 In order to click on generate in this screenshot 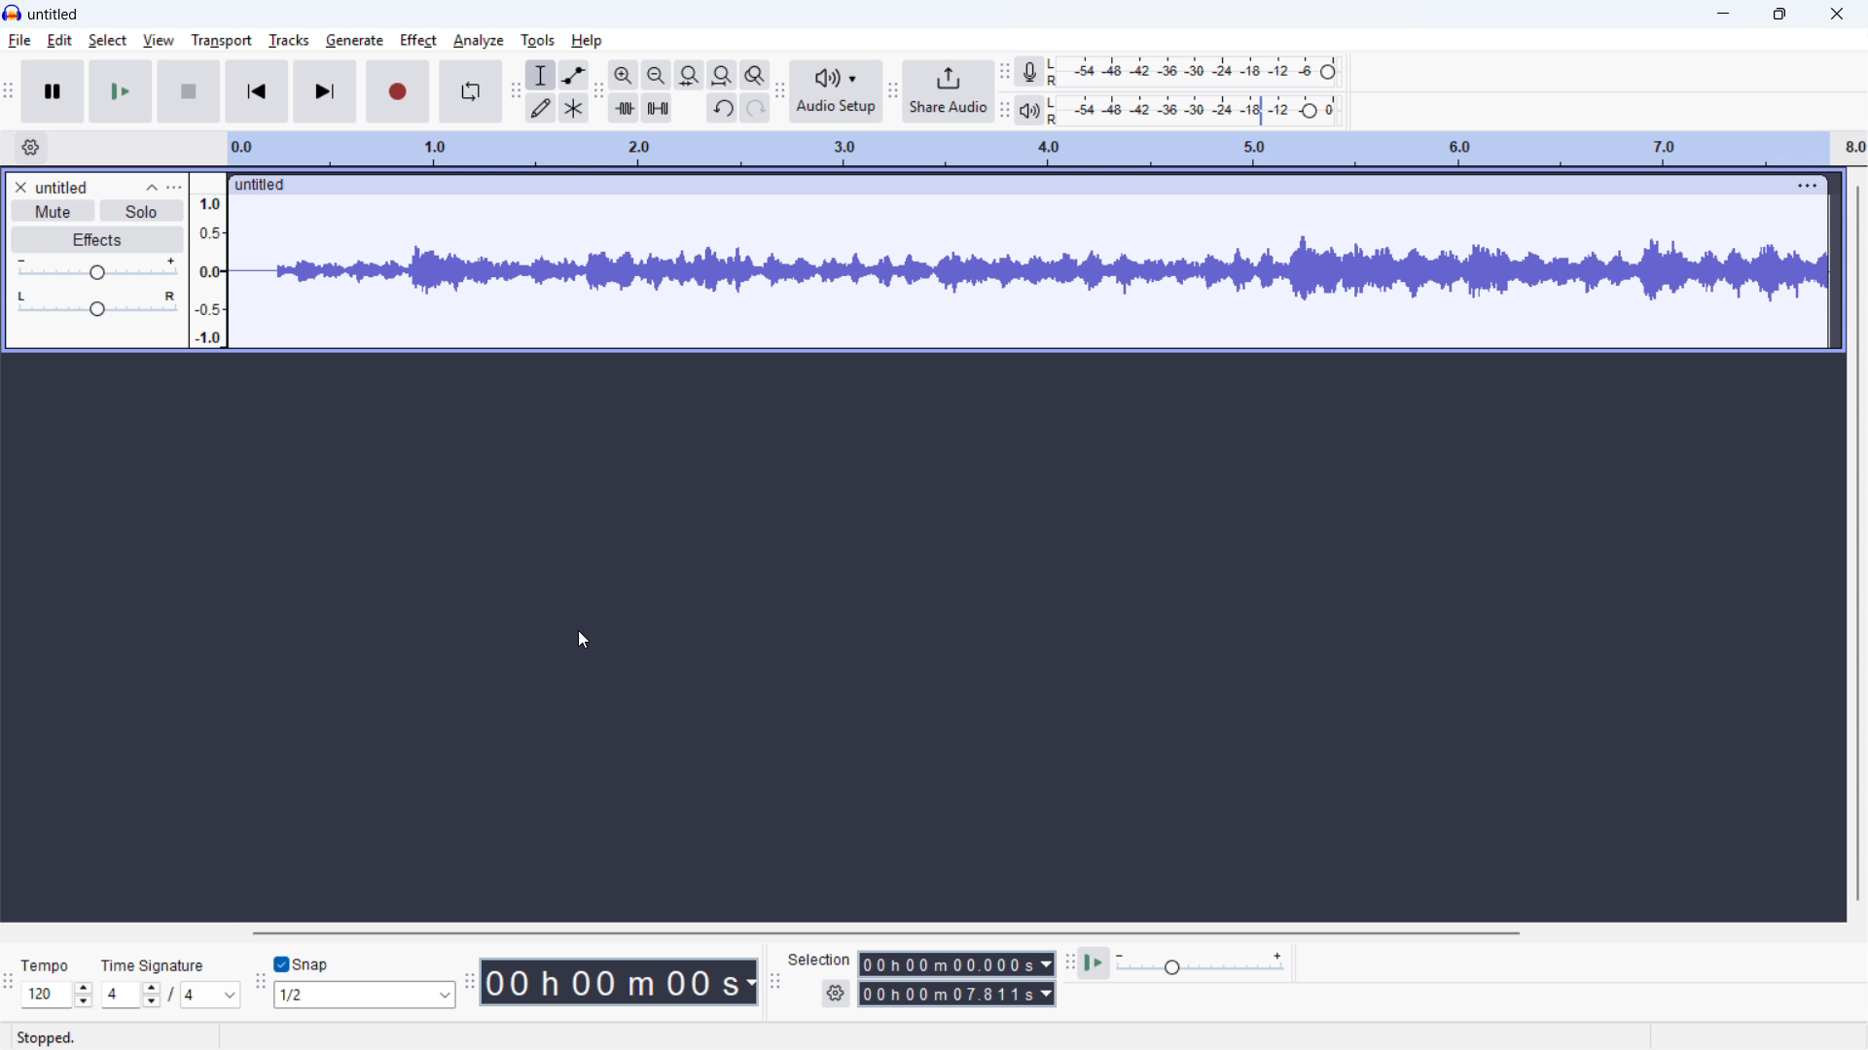, I will do `click(354, 41)`.